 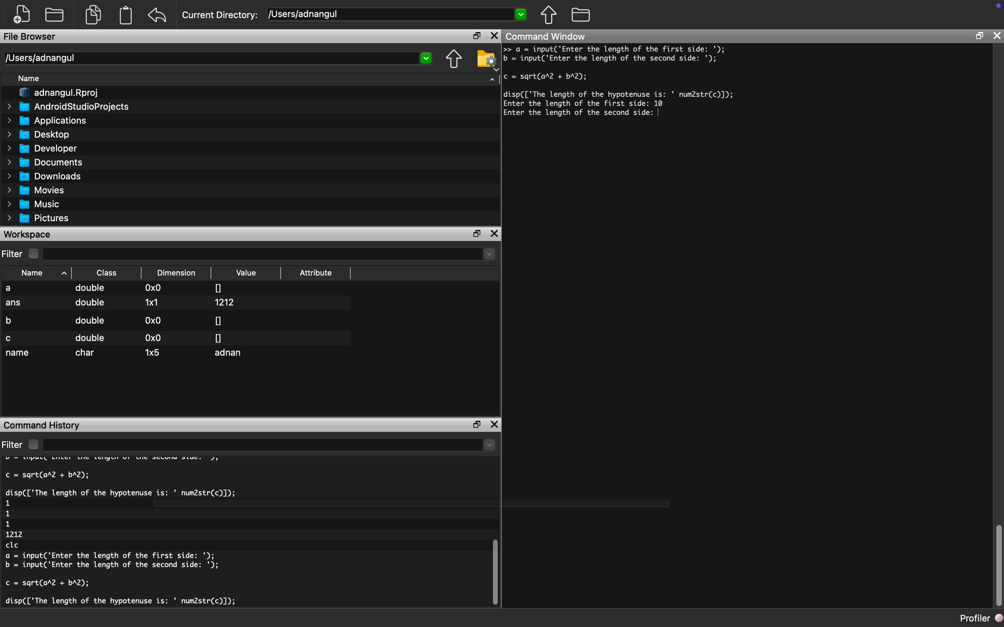 What do you see at coordinates (107, 272) in the screenshot?
I see `Class` at bounding box center [107, 272].